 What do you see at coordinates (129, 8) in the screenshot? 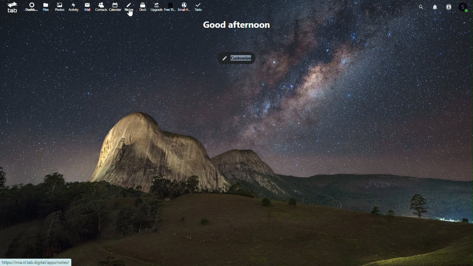
I see `Notes` at bounding box center [129, 8].